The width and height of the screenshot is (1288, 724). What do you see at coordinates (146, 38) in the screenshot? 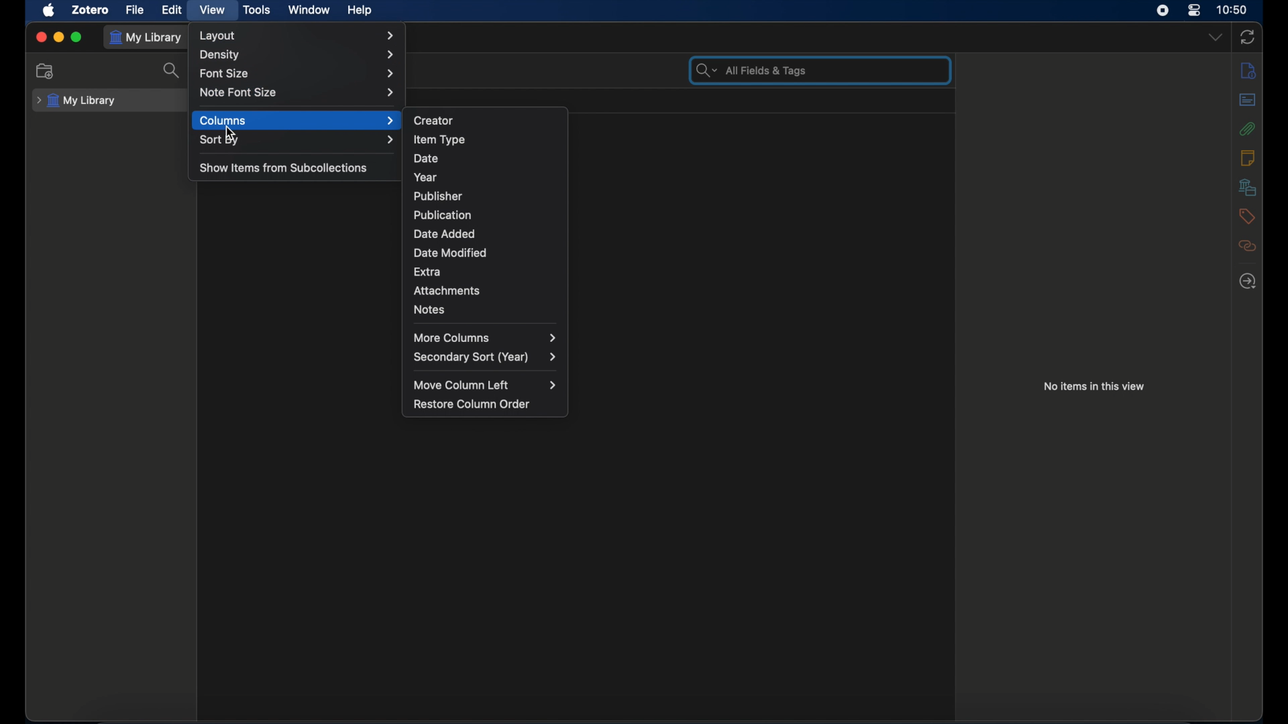
I see `my library` at bounding box center [146, 38].